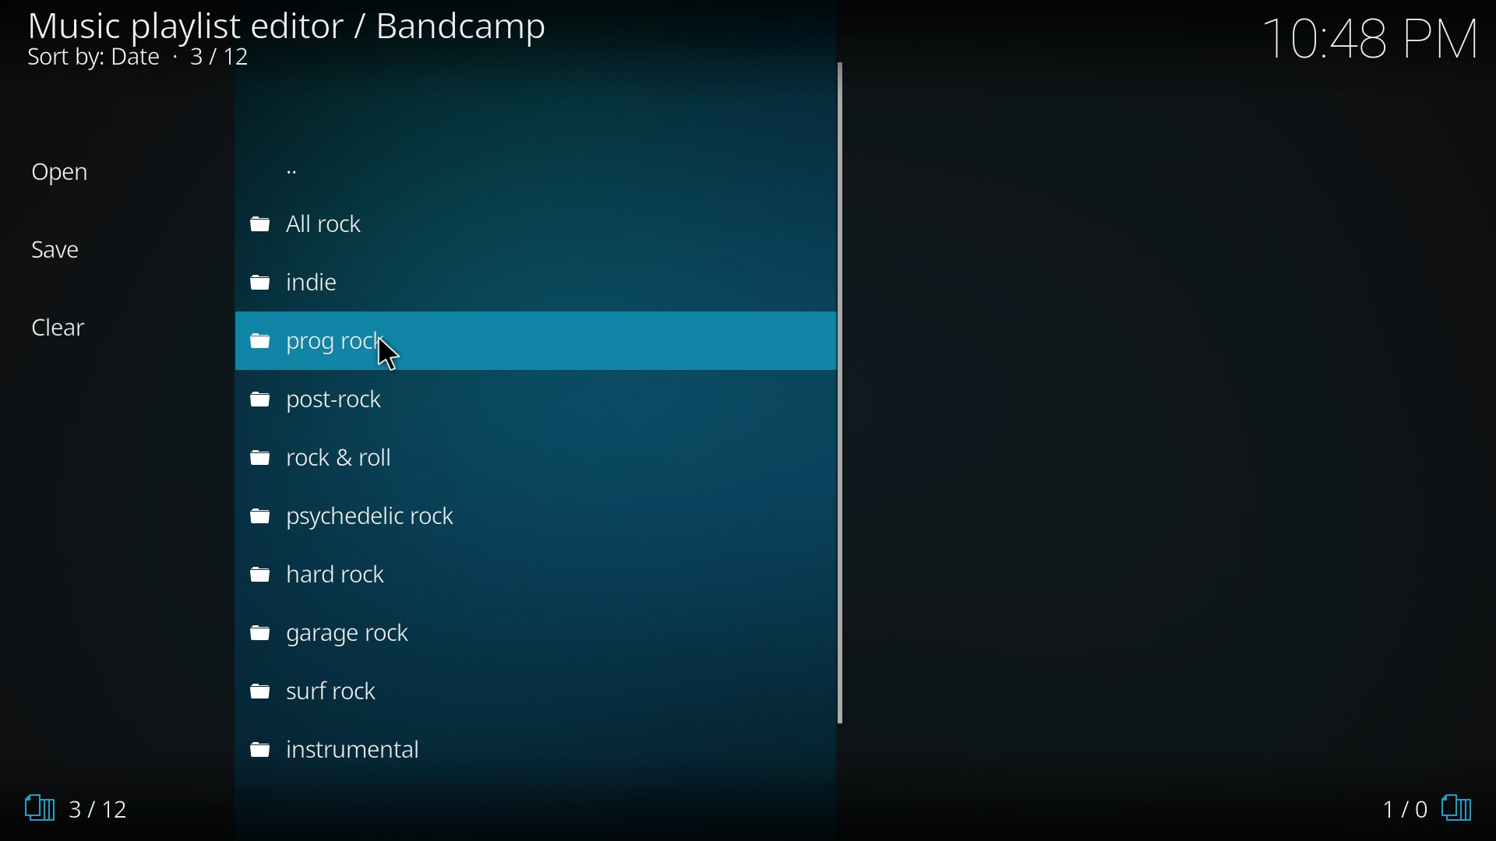 This screenshot has height=841, width=1496. What do you see at coordinates (73, 174) in the screenshot?
I see `Open` at bounding box center [73, 174].